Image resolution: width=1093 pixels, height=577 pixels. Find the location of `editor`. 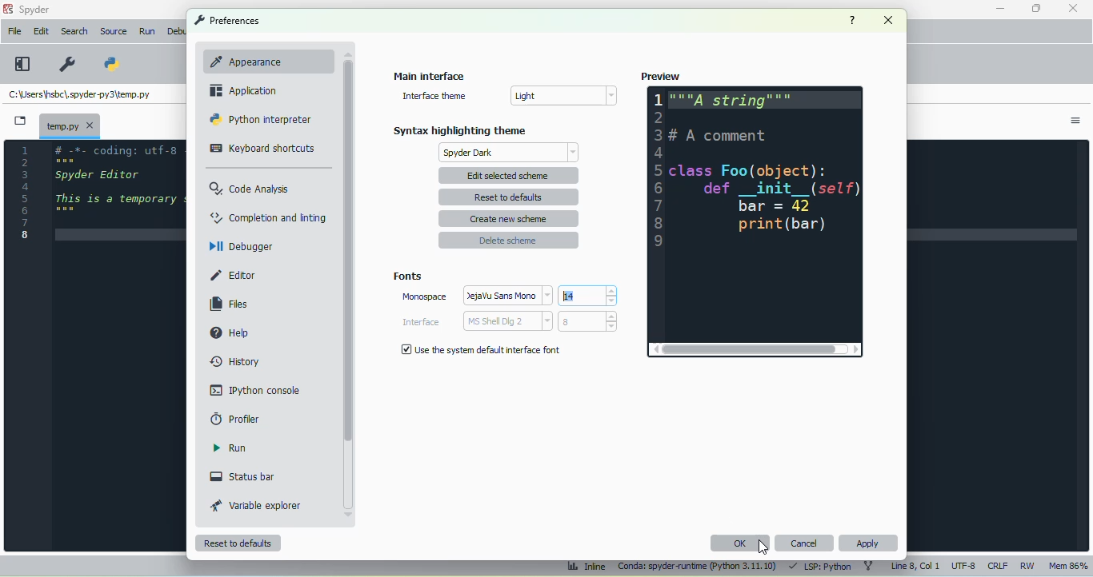

editor is located at coordinates (234, 276).